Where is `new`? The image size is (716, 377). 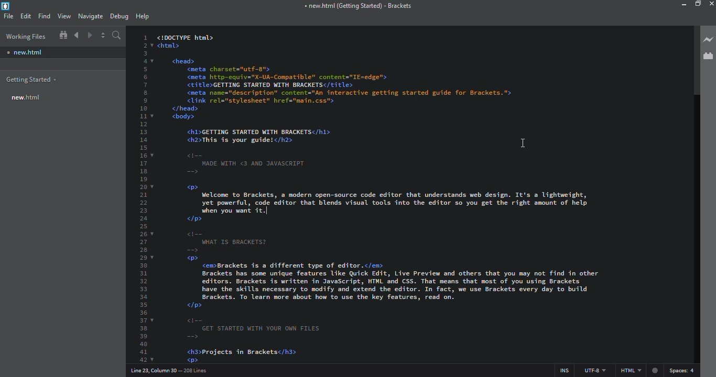 new is located at coordinates (27, 97).